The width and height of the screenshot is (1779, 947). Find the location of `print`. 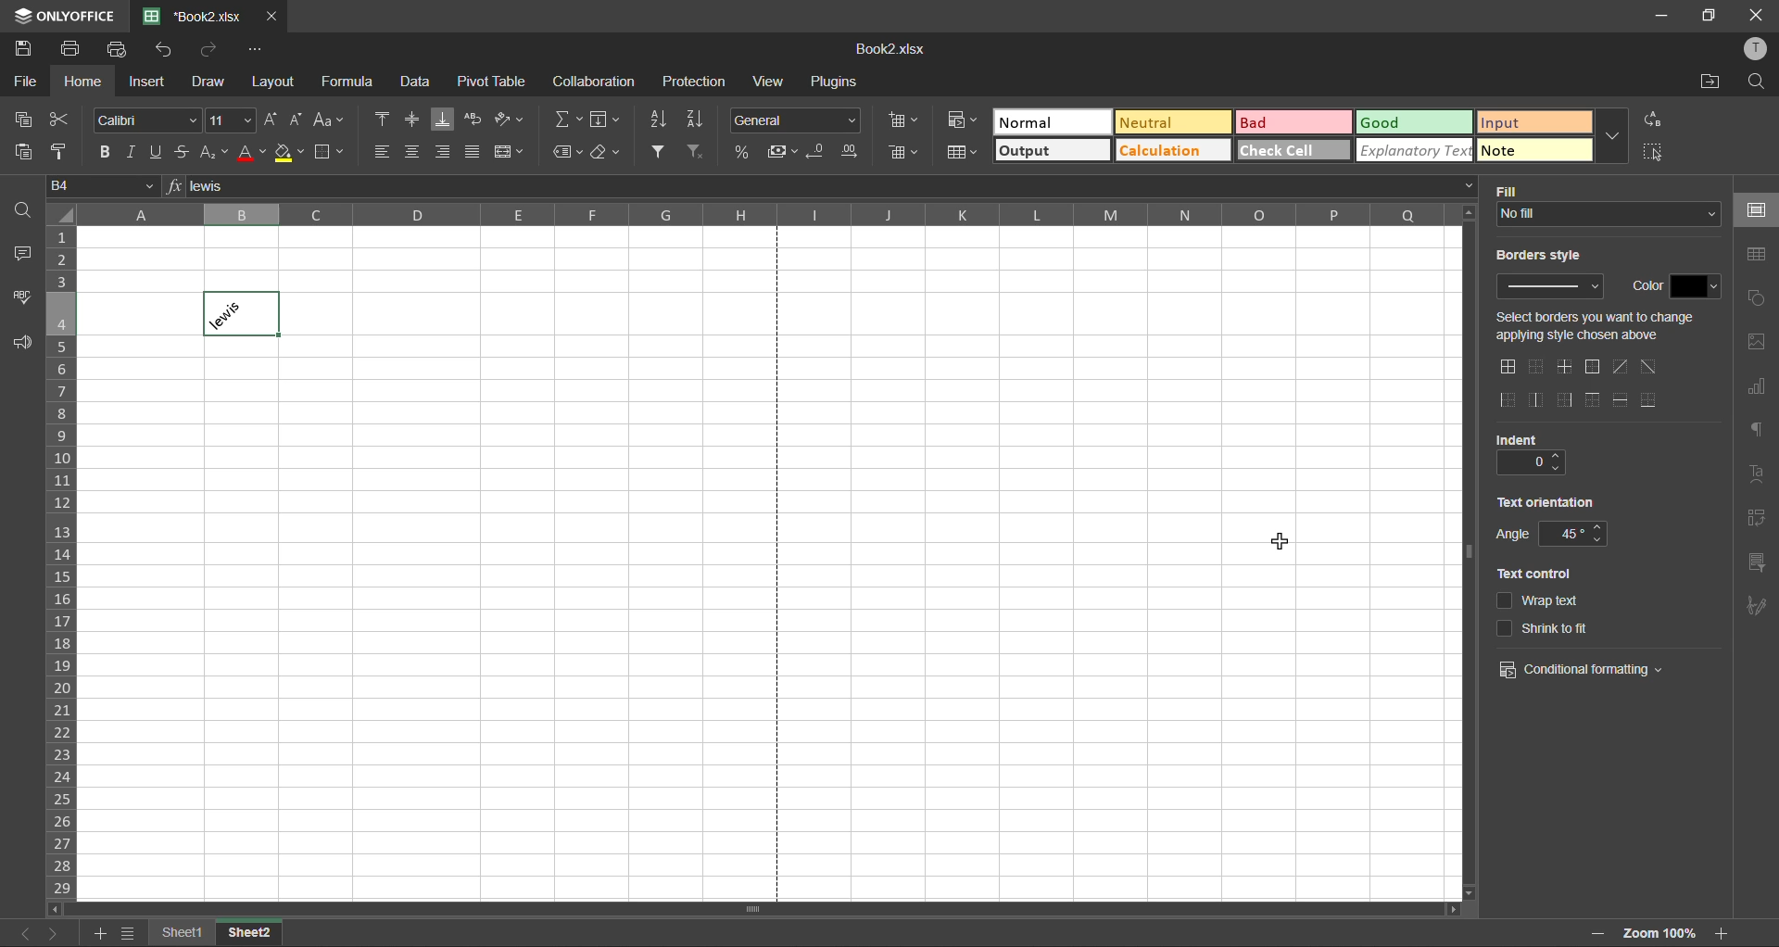

print is located at coordinates (69, 48).